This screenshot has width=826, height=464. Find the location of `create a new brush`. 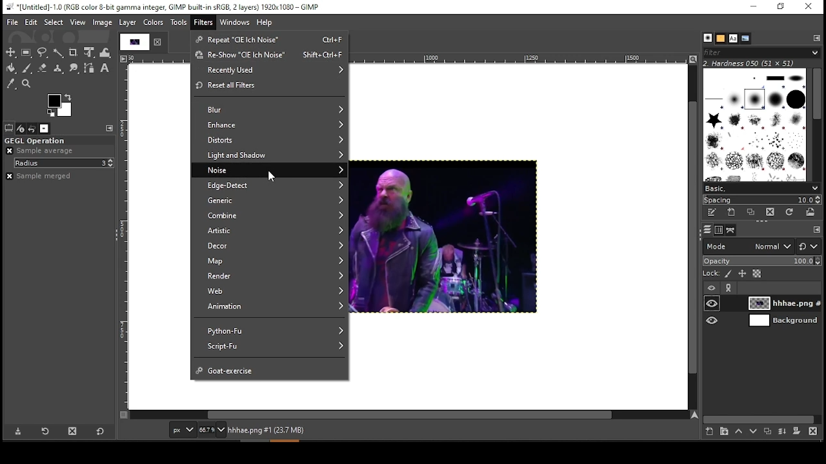

create a new brush is located at coordinates (734, 213).